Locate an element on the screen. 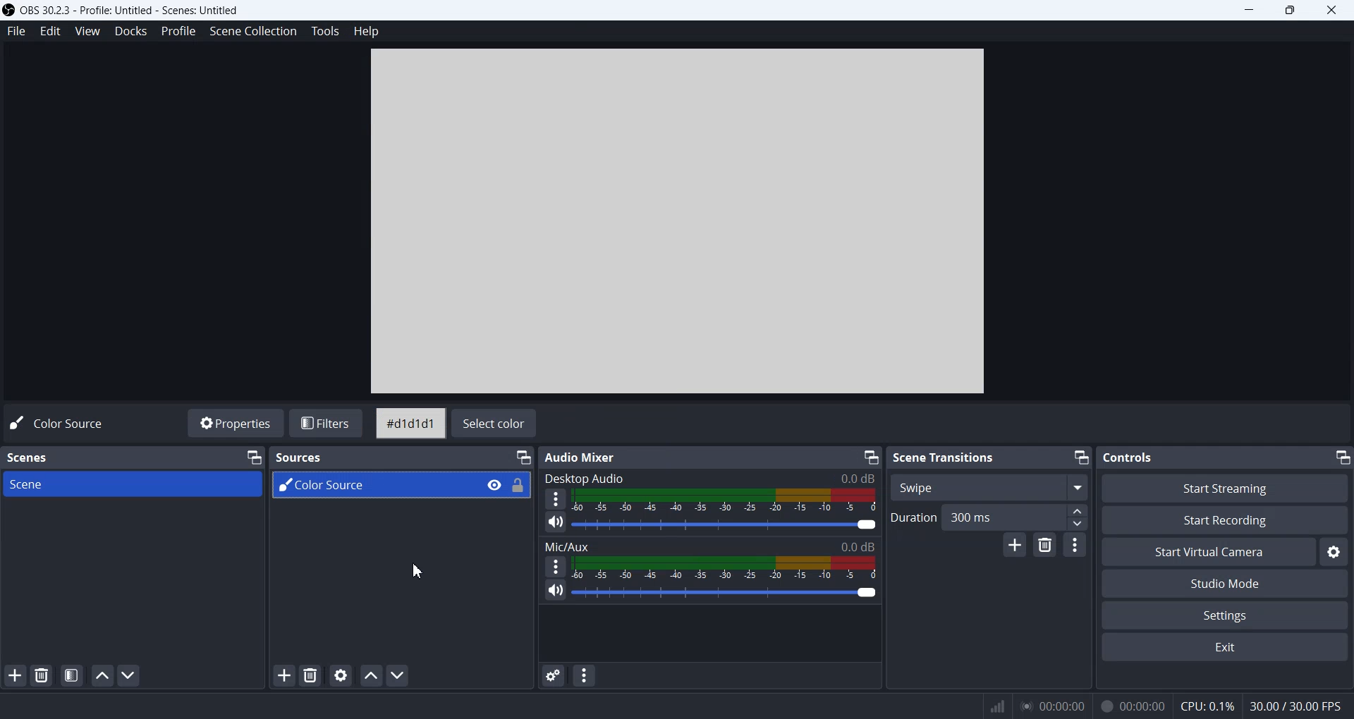 The height and width of the screenshot is (719, 1354). Move Source Down is located at coordinates (399, 675).